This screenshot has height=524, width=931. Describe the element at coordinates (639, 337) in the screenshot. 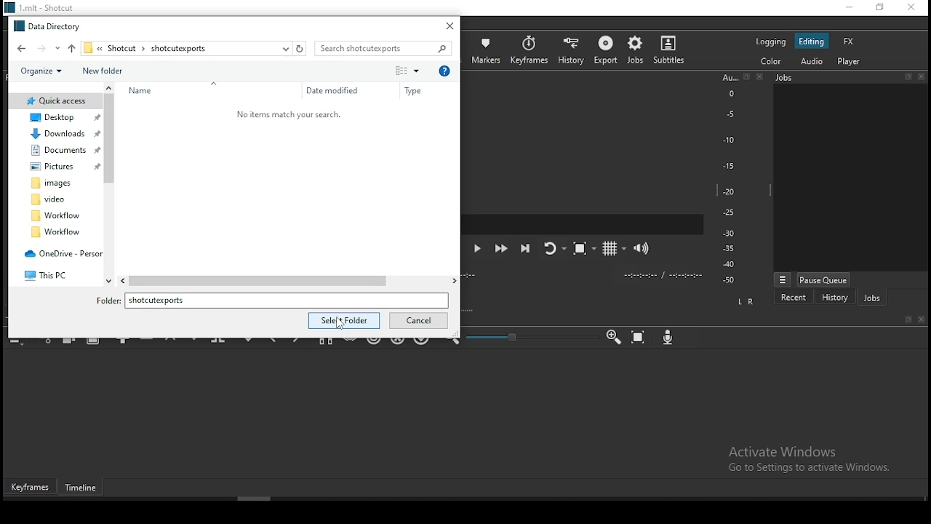

I see `zoom timeline to fit` at that location.